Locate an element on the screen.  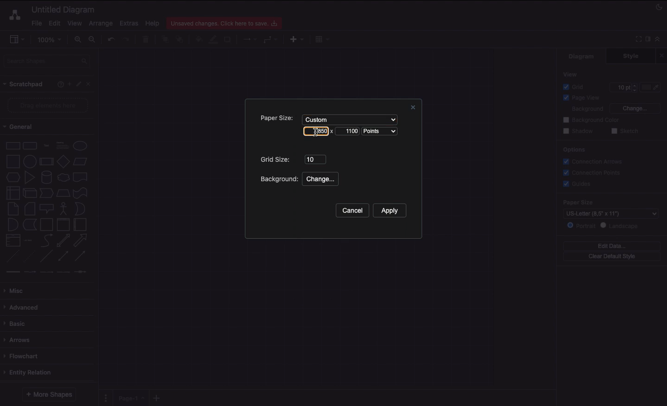
Shadow is located at coordinates (228, 39).